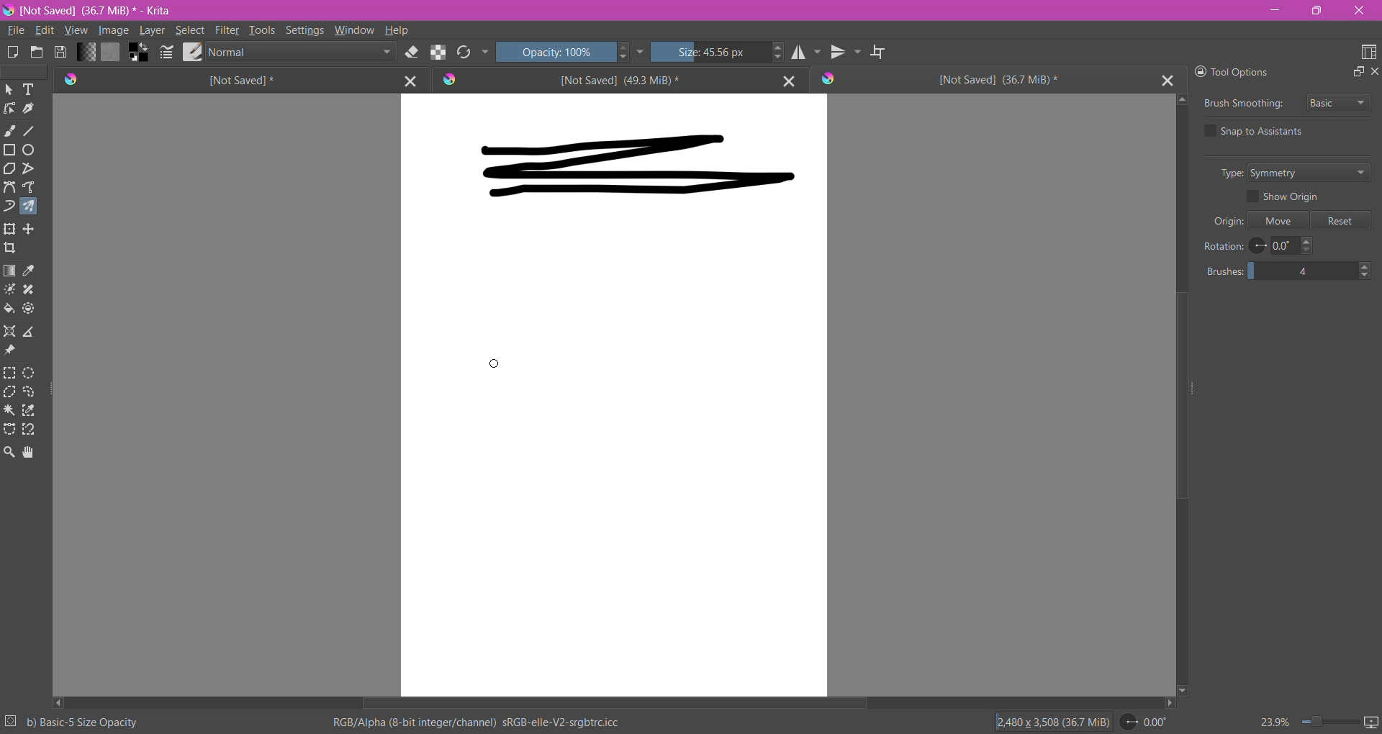  What do you see at coordinates (1338, 101) in the screenshot?
I see `Select Brush Smoothing style` at bounding box center [1338, 101].